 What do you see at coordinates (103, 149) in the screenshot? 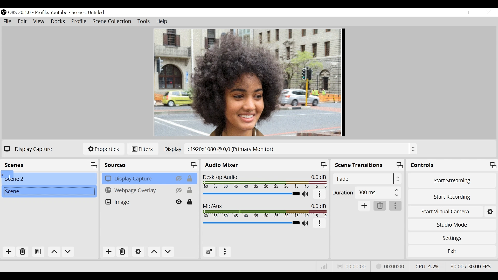
I see `Properties` at bounding box center [103, 149].